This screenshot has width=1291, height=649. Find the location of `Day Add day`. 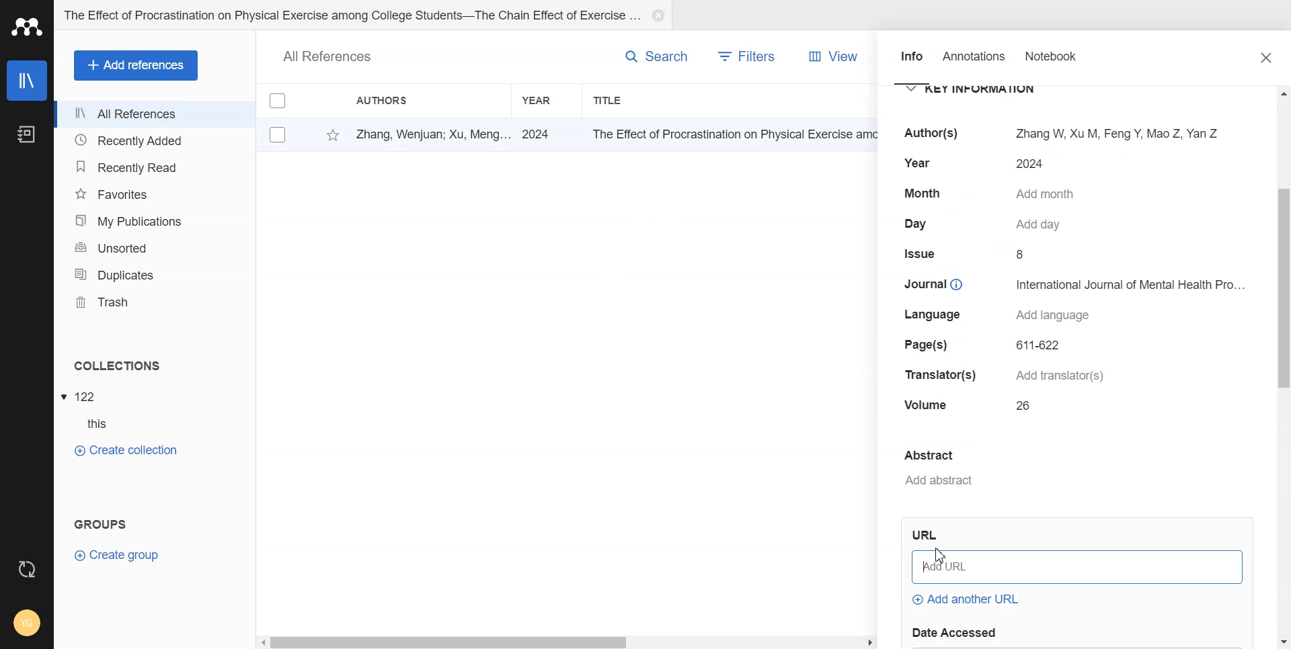

Day Add day is located at coordinates (988, 224).